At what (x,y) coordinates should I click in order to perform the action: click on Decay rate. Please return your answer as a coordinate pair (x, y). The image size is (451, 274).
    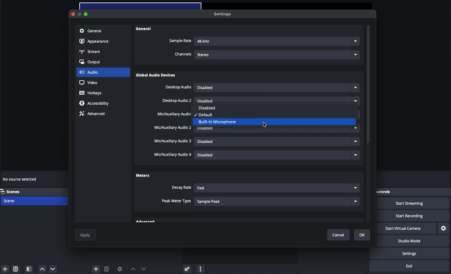
    Looking at the image, I should click on (181, 188).